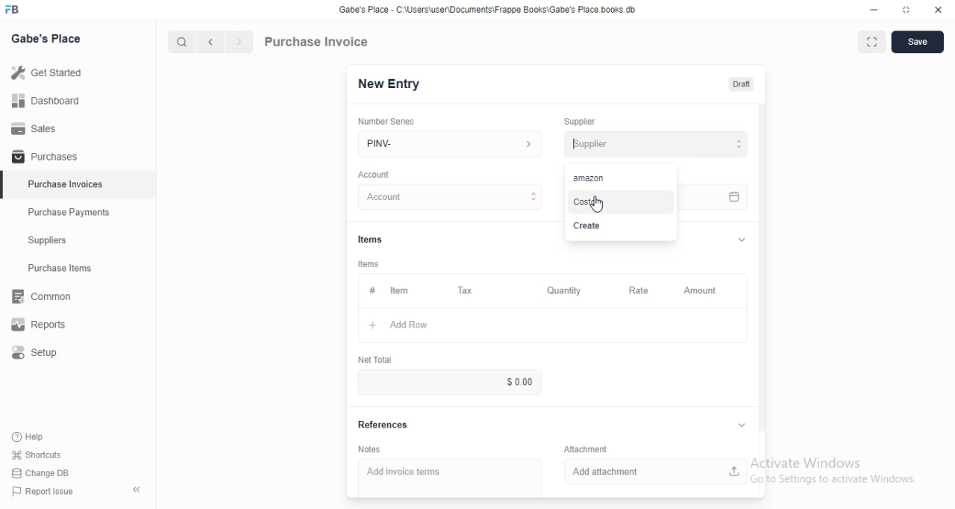 Image resolution: width=955 pixels, height=509 pixels. I want to click on Account, so click(374, 175).